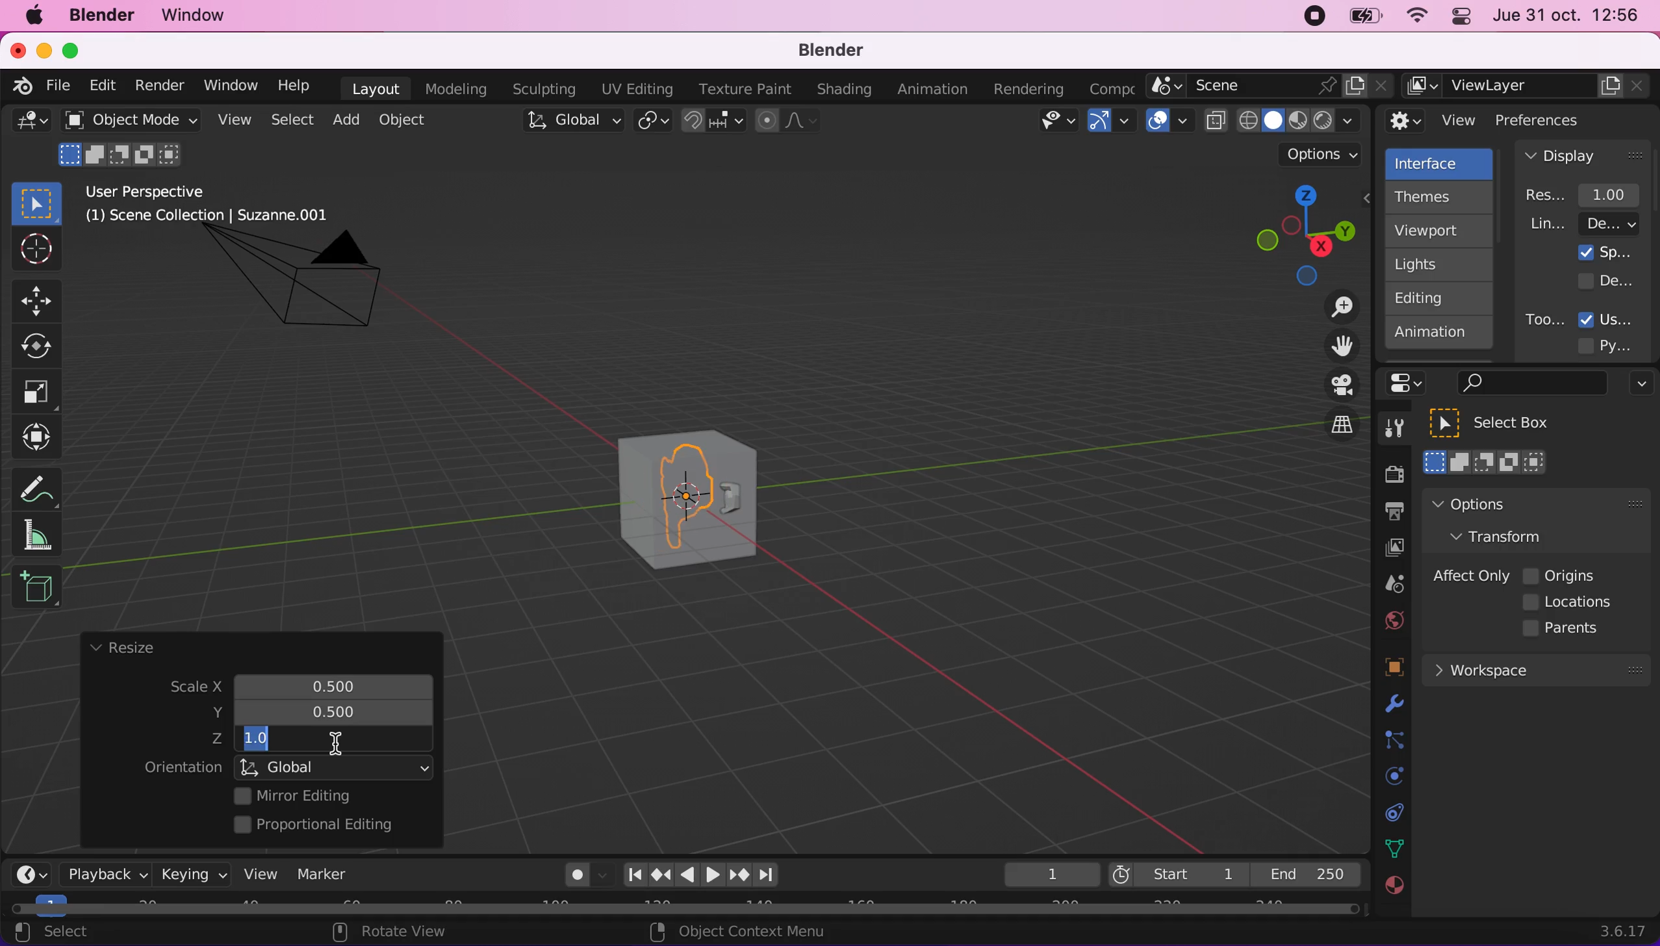 The image size is (1660, 946). I want to click on workspace, so click(1535, 669).